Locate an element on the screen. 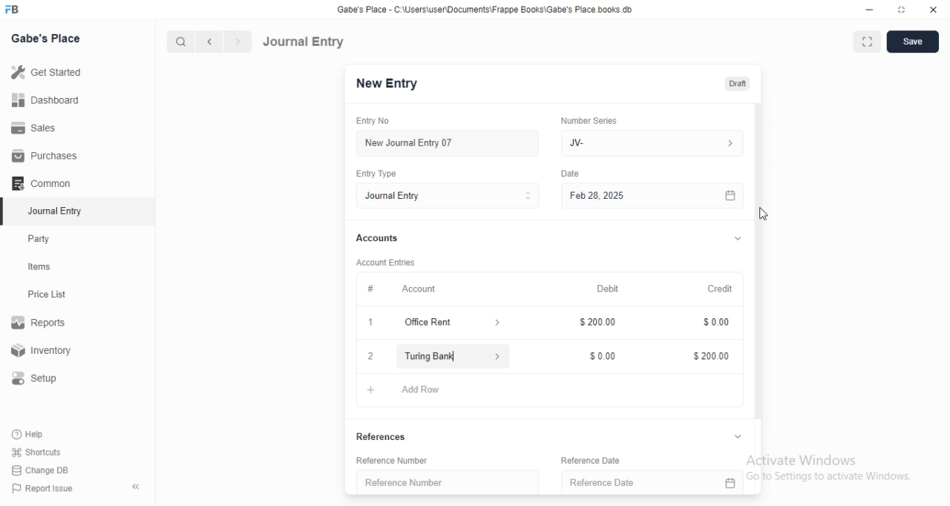 The image size is (950, 506). Draft is located at coordinates (737, 84).